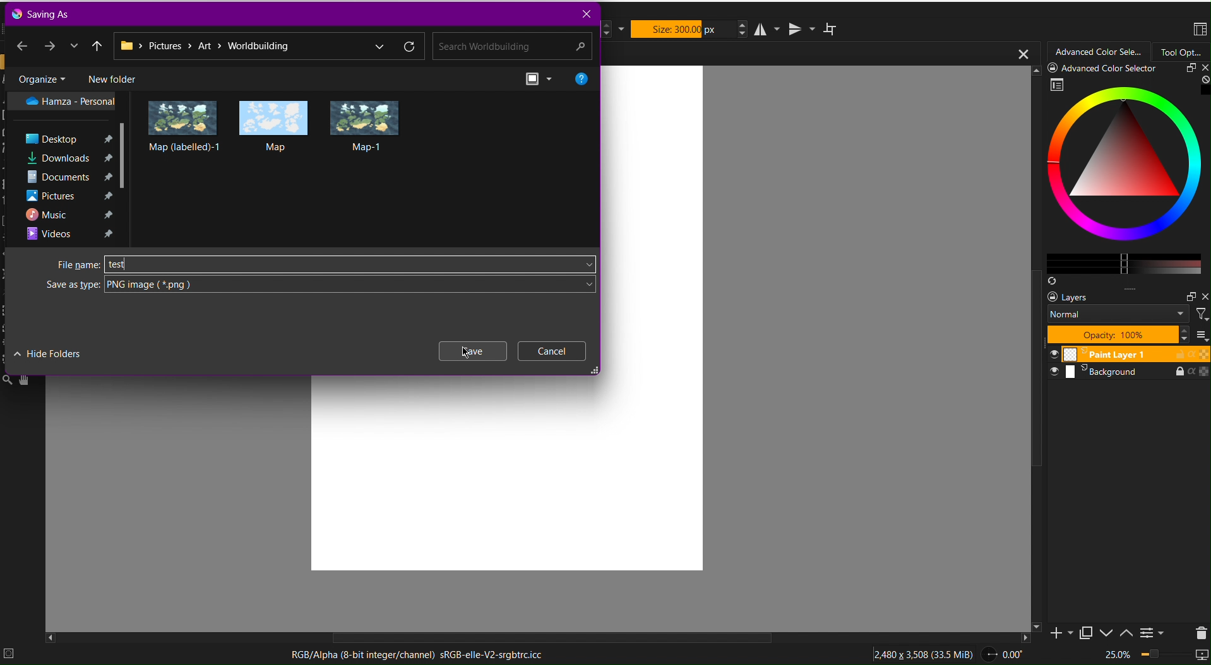 The width and height of the screenshot is (1211, 665). What do you see at coordinates (41, 78) in the screenshot?
I see `Organize` at bounding box center [41, 78].